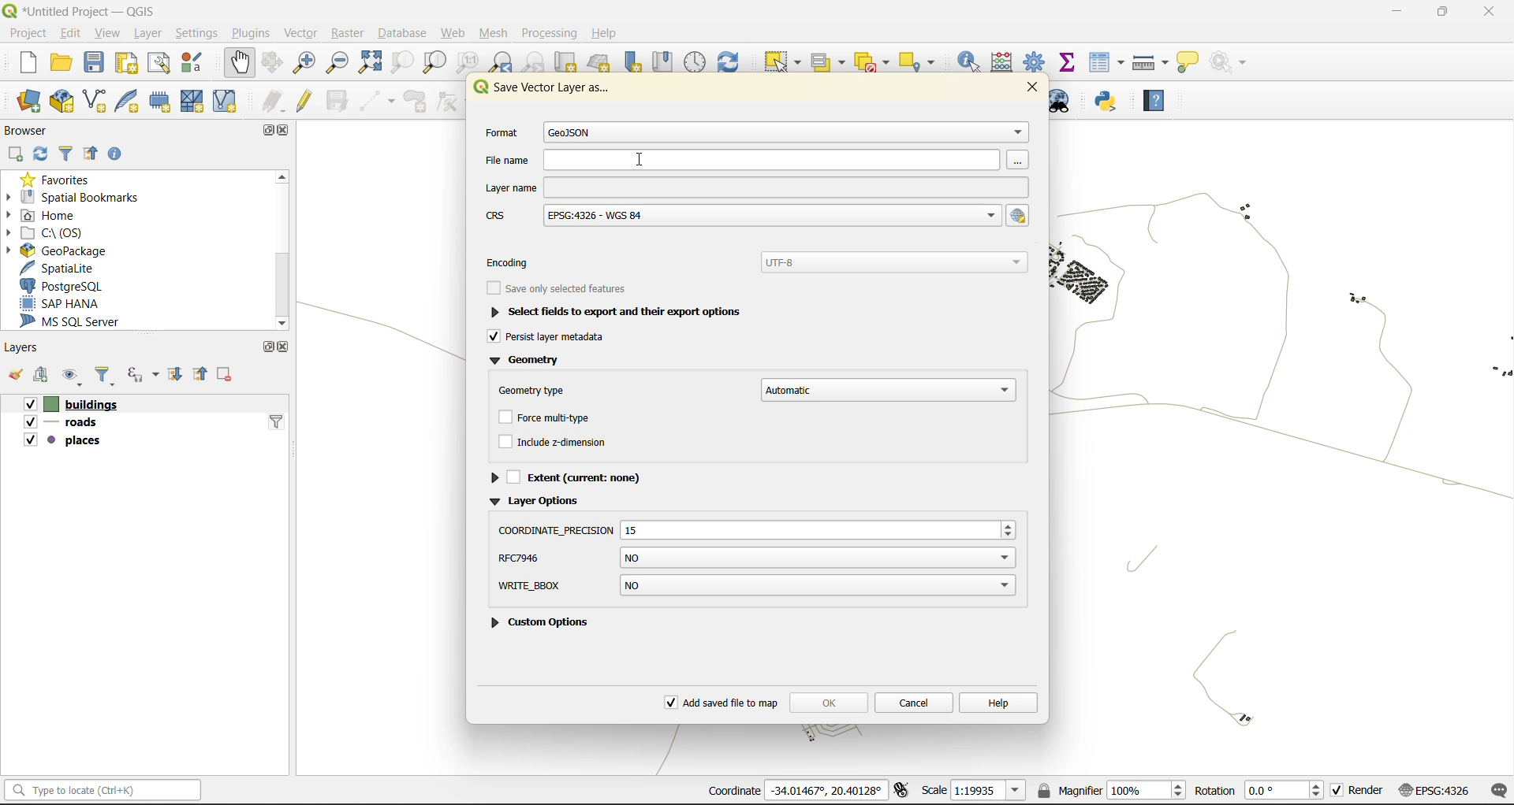 This screenshot has width=1514, height=805. What do you see at coordinates (604, 32) in the screenshot?
I see `help` at bounding box center [604, 32].